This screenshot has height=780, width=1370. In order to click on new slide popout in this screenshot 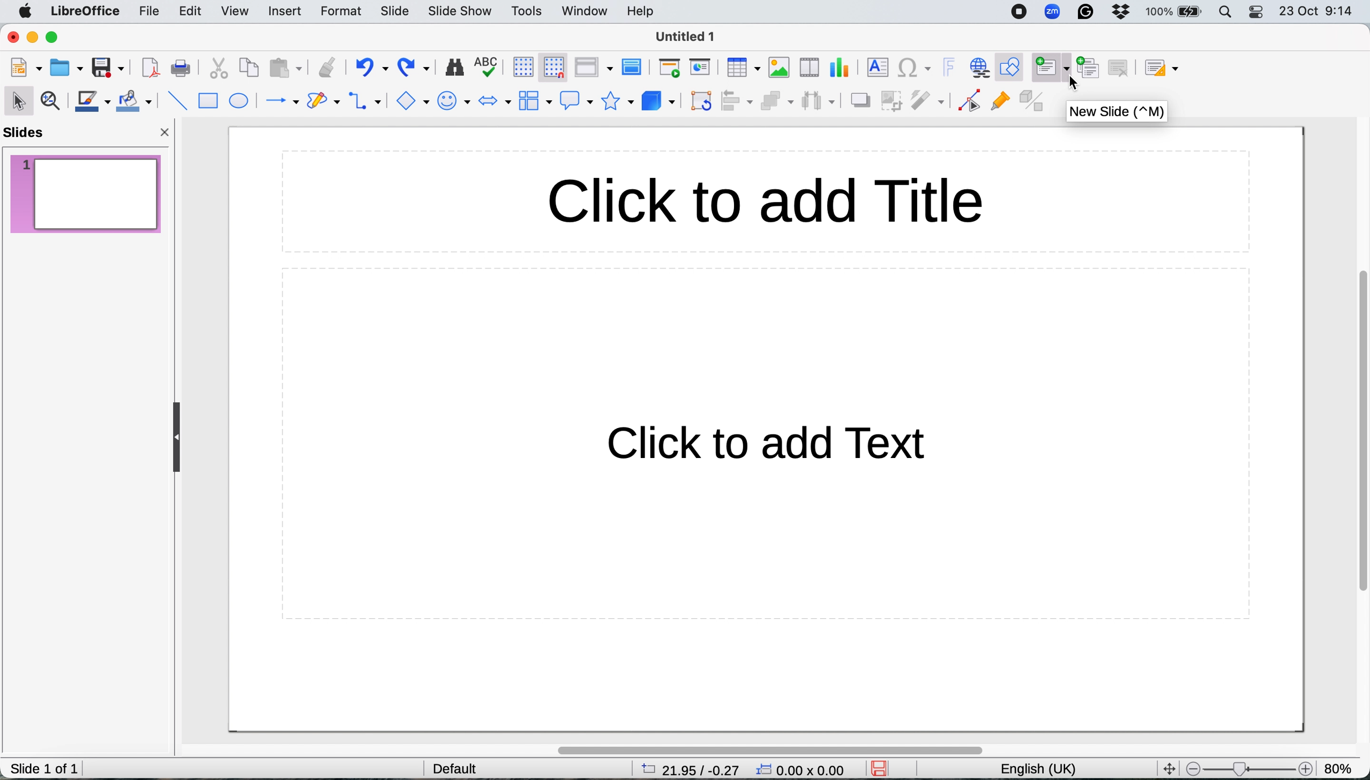, I will do `click(1117, 112)`.